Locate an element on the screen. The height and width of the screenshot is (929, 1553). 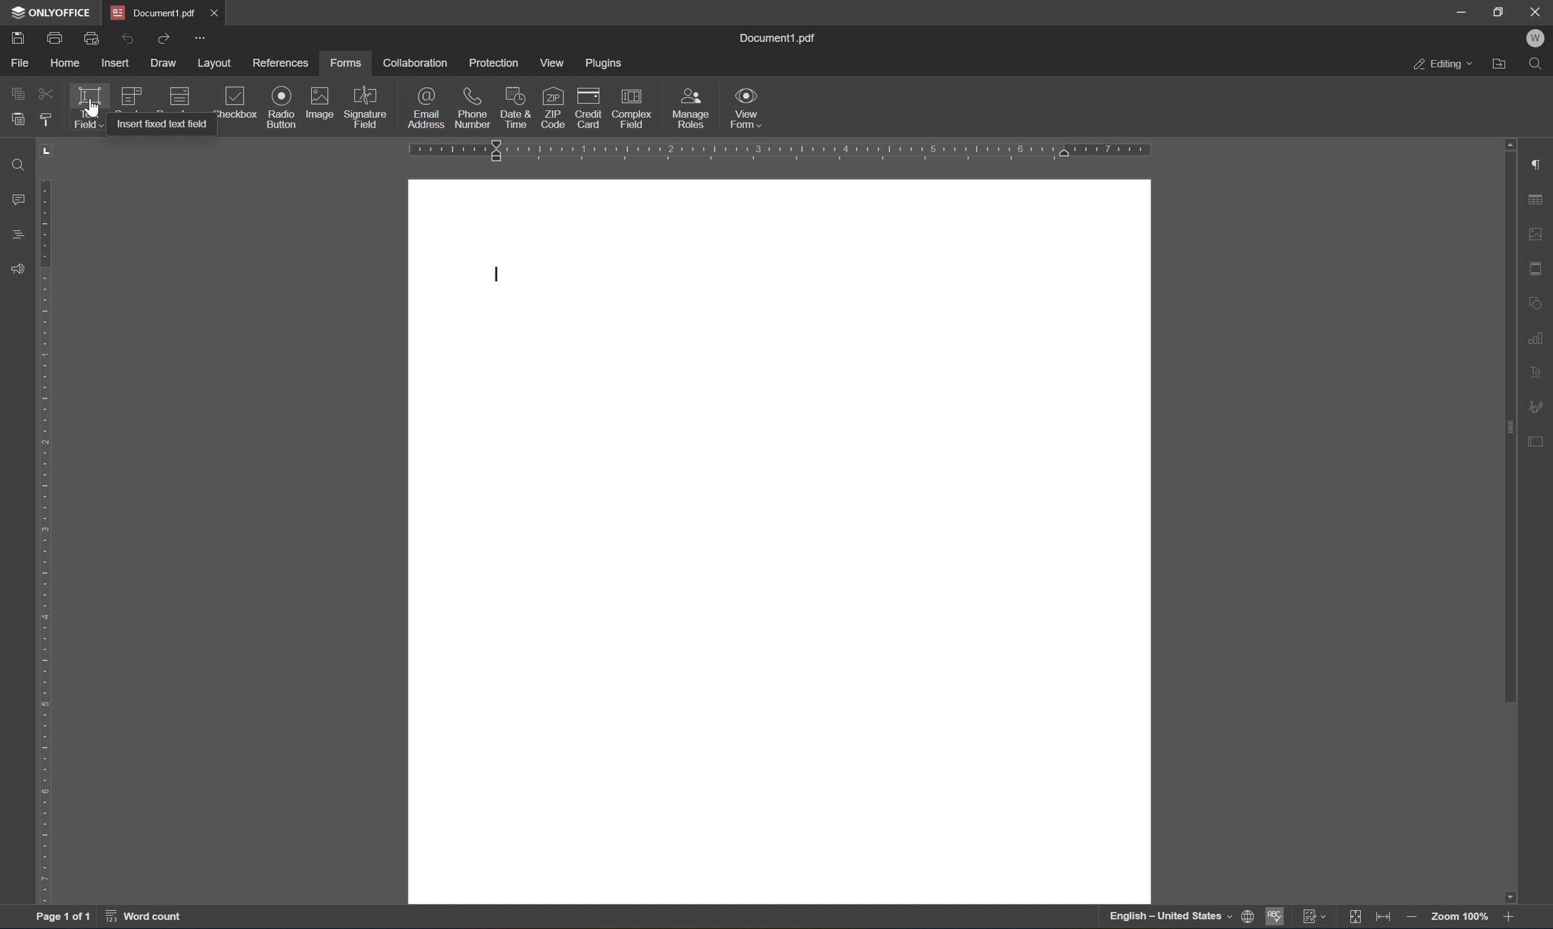
manage roles is located at coordinates (690, 110).